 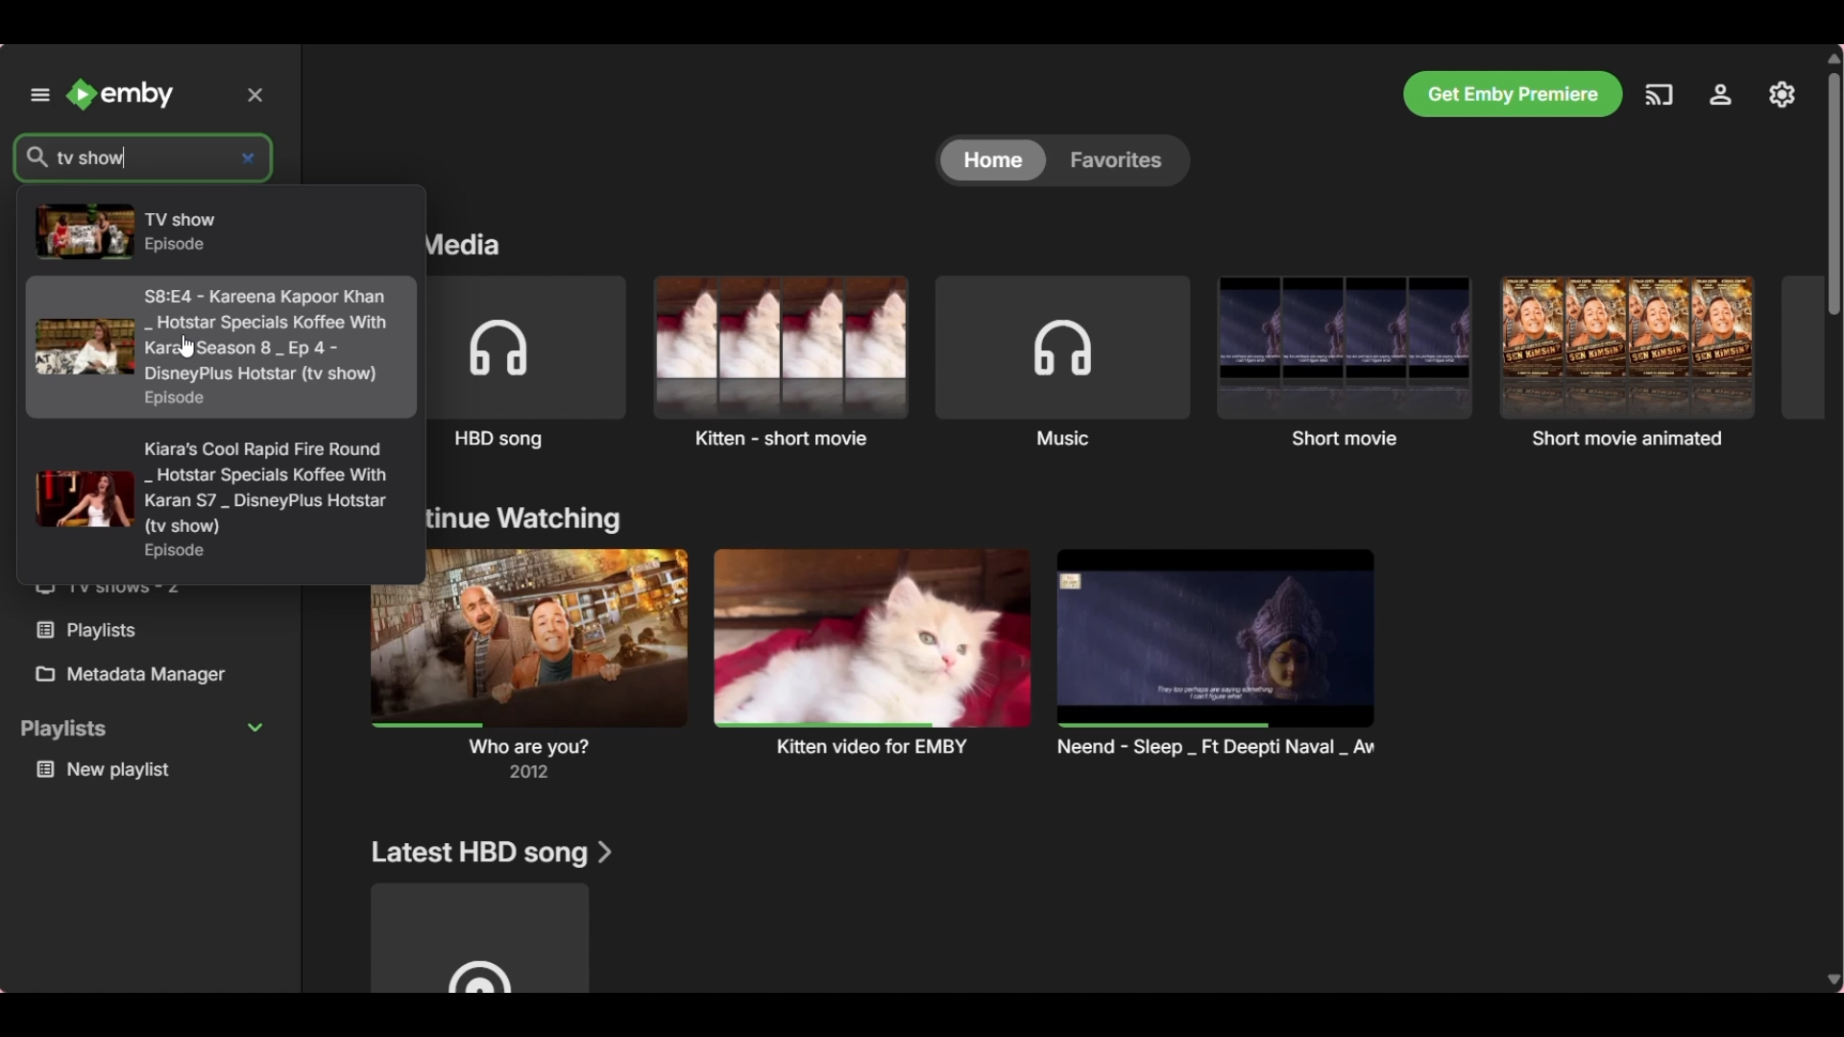 What do you see at coordinates (1063, 362) in the screenshot?
I see `Music` at bounding box center [1063, 362].